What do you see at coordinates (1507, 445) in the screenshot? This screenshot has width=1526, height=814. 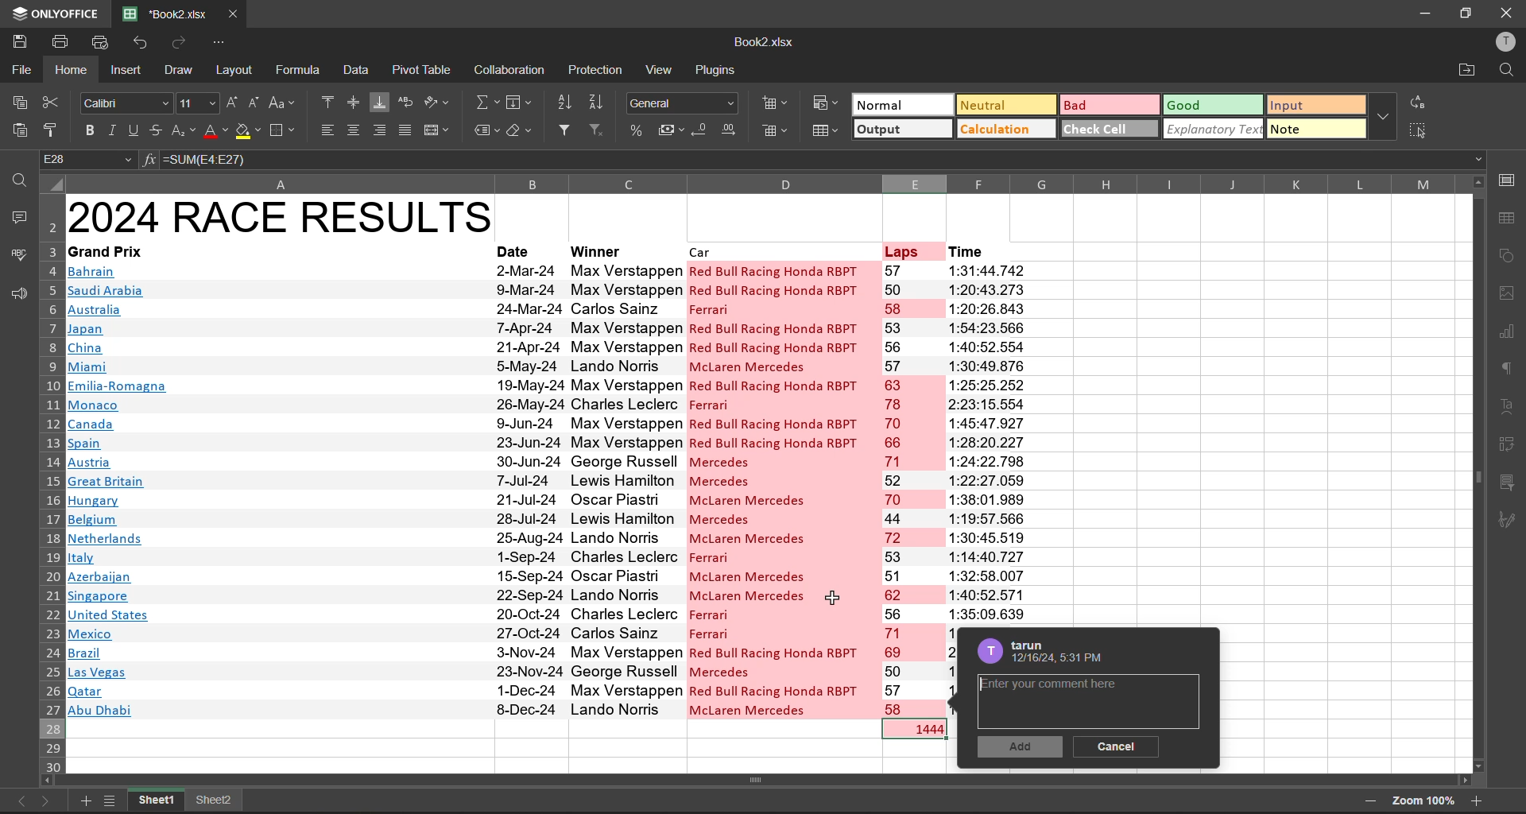 I see `pivot table` at bounding box center [1507, 445].